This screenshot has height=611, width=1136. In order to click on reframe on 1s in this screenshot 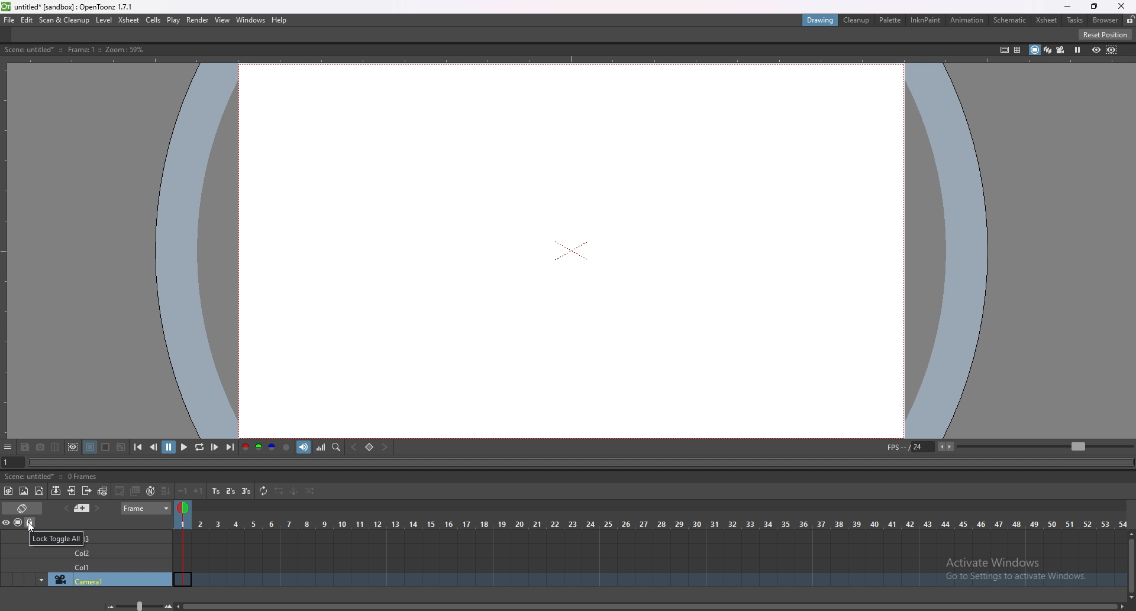, I will do `click(216, 491)`.